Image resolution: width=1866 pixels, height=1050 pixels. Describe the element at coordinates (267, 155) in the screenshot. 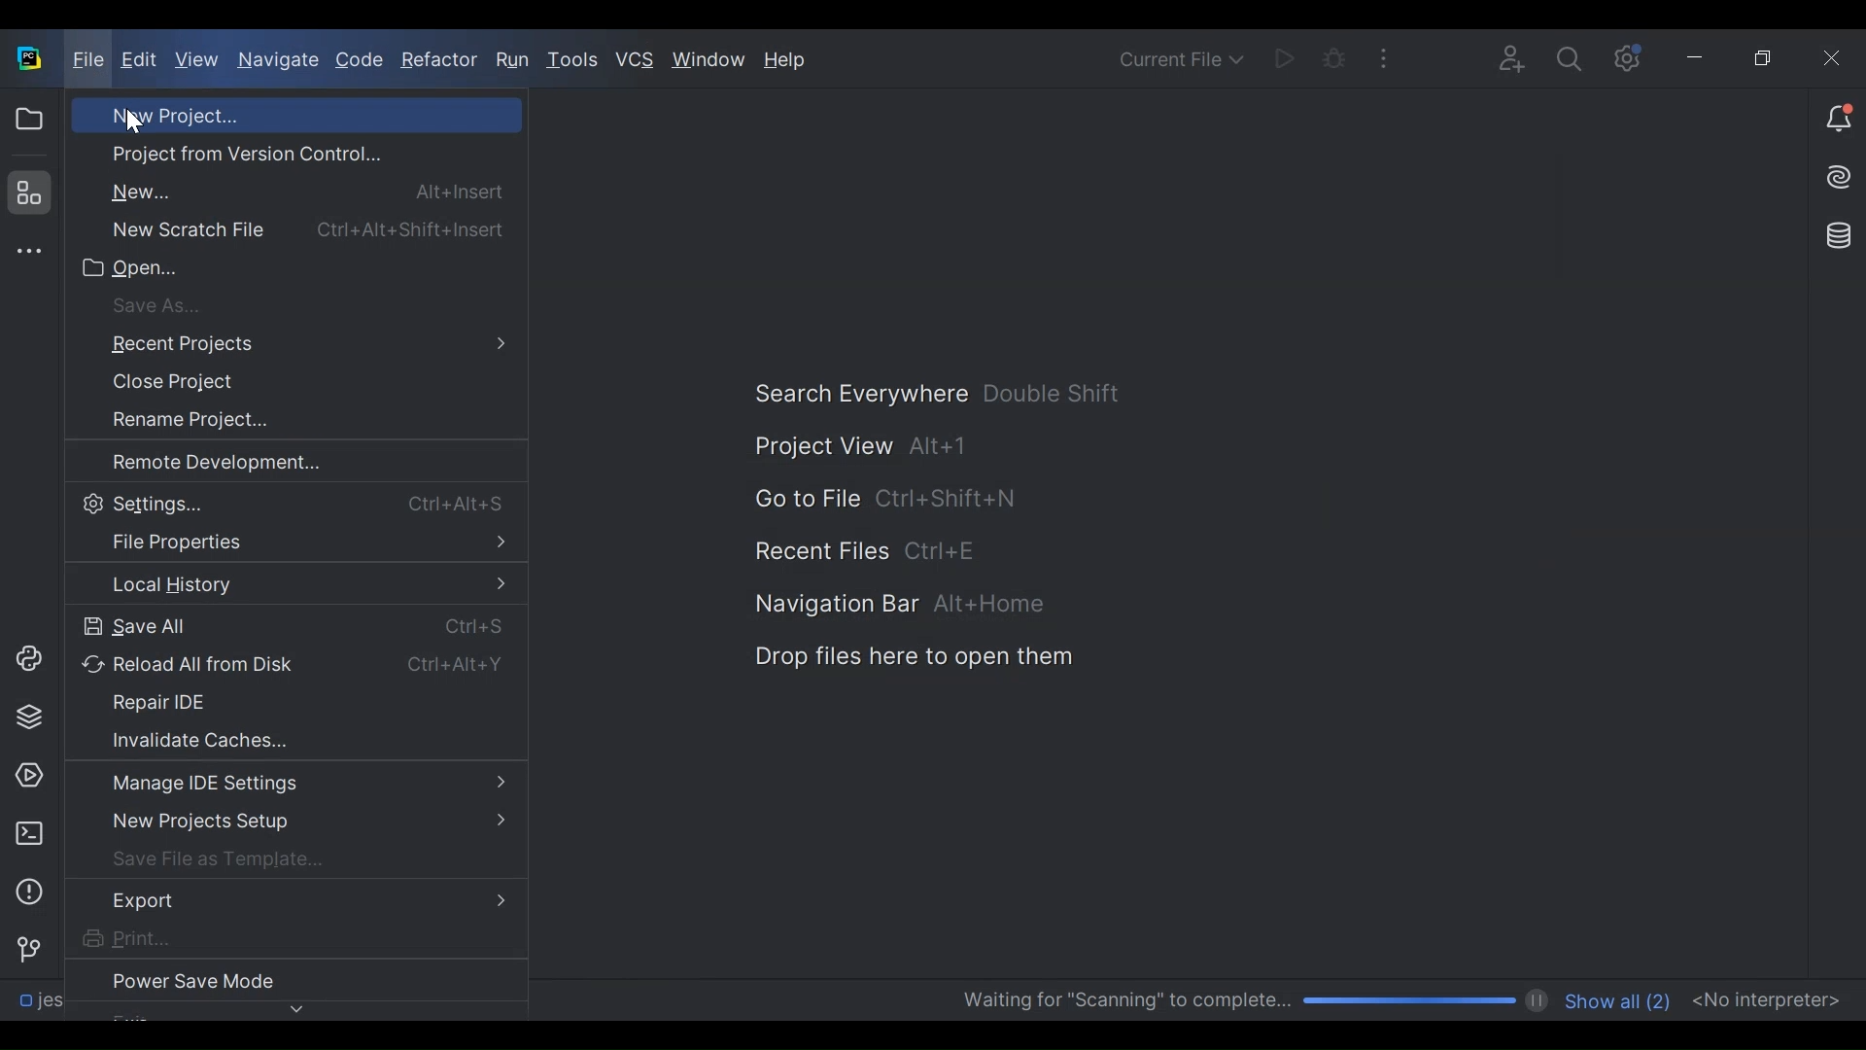

I see `Project from Version Control` at that location.